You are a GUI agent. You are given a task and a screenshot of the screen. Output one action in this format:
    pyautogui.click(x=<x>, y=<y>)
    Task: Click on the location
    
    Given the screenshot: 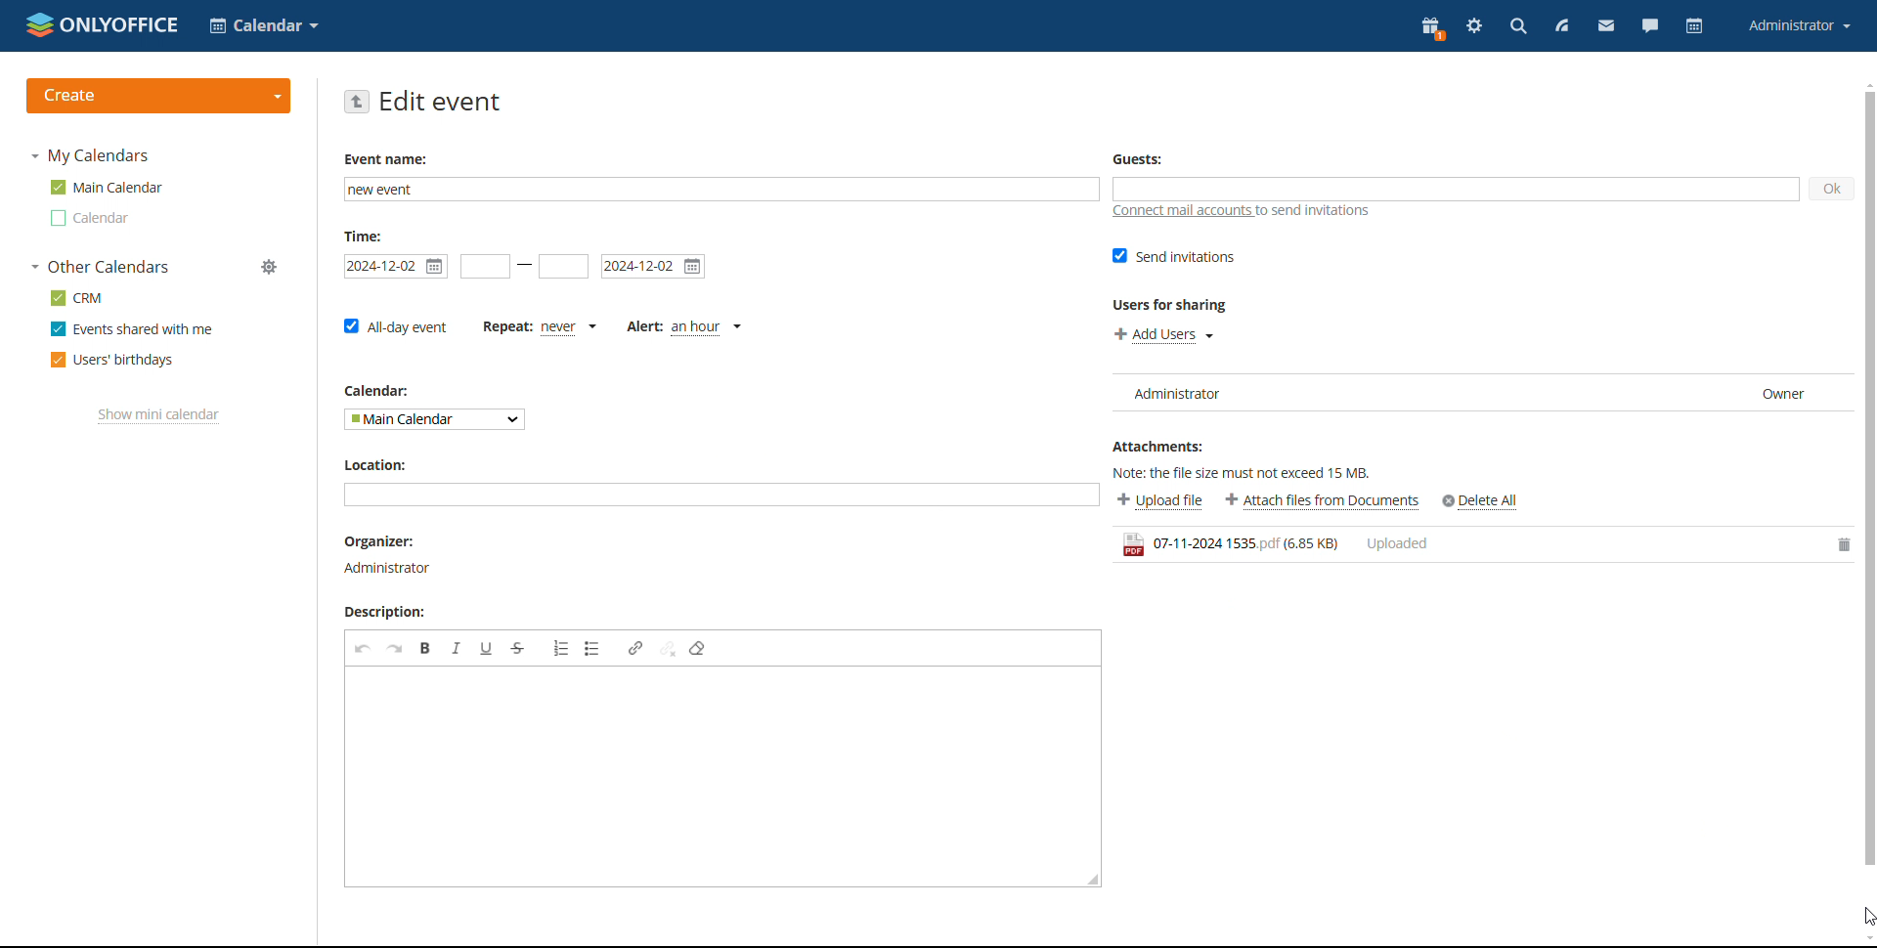 What is the action you would take?
    pyautogui.click(x=379, y=466)
    